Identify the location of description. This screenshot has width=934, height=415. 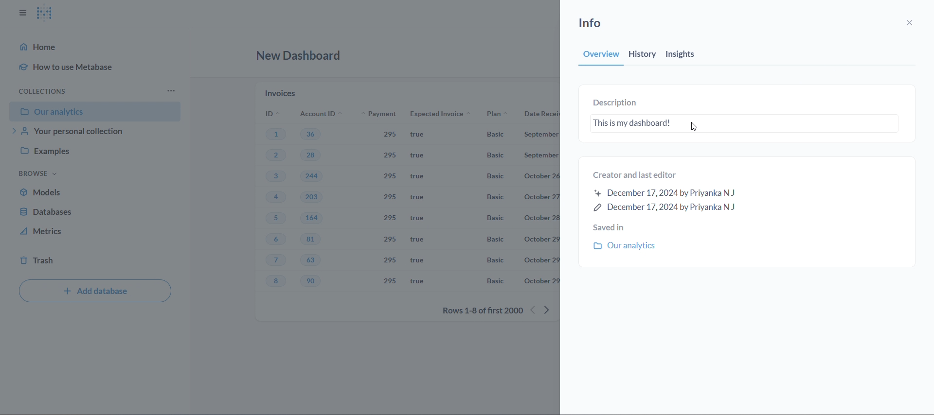
(617, 104).